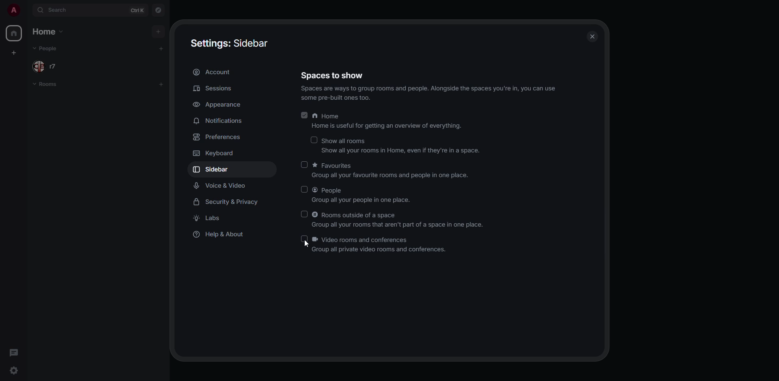 The image size is (779, 381). What do you see at coordinates (137, 11) in the screenshot?
I see `ctrl K` at bounding box center [137, 11].